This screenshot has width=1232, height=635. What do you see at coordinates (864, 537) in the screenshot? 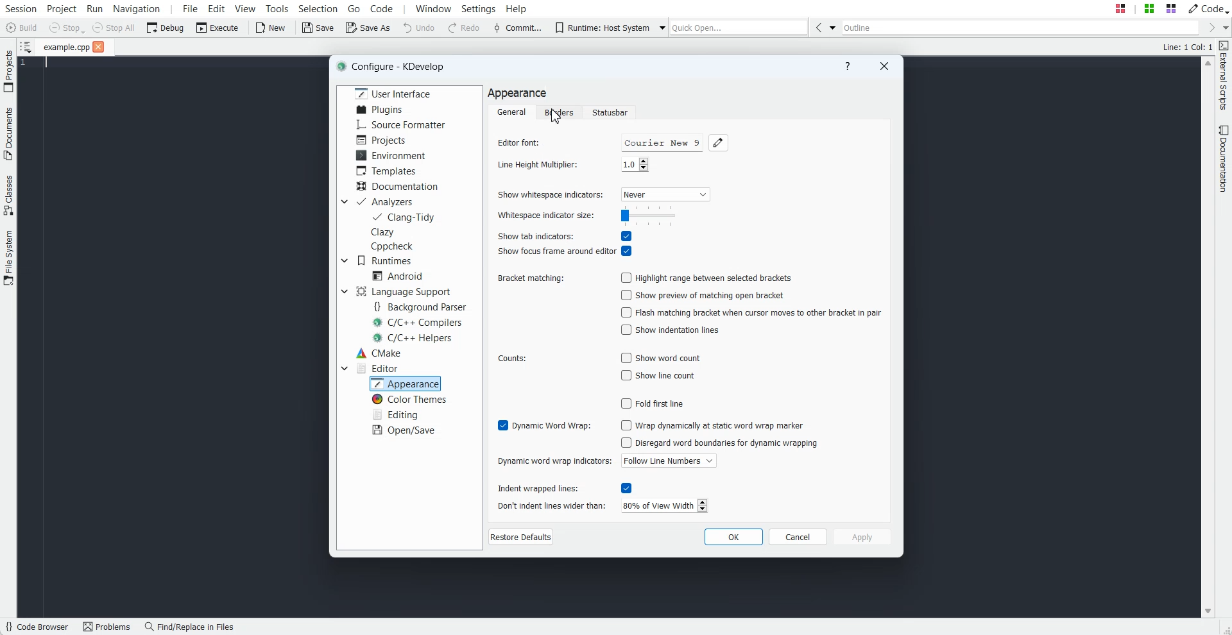
I see `Apply` at bounding box center [864, 537].